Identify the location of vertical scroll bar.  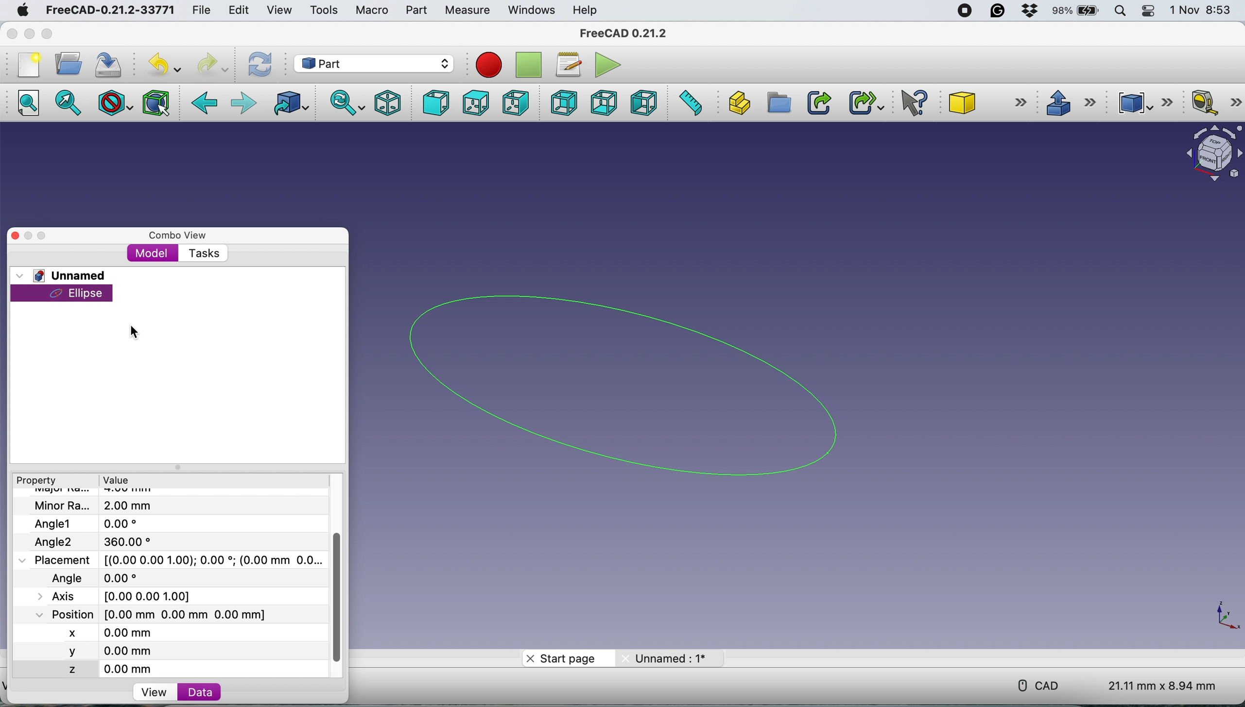
(339, 596).